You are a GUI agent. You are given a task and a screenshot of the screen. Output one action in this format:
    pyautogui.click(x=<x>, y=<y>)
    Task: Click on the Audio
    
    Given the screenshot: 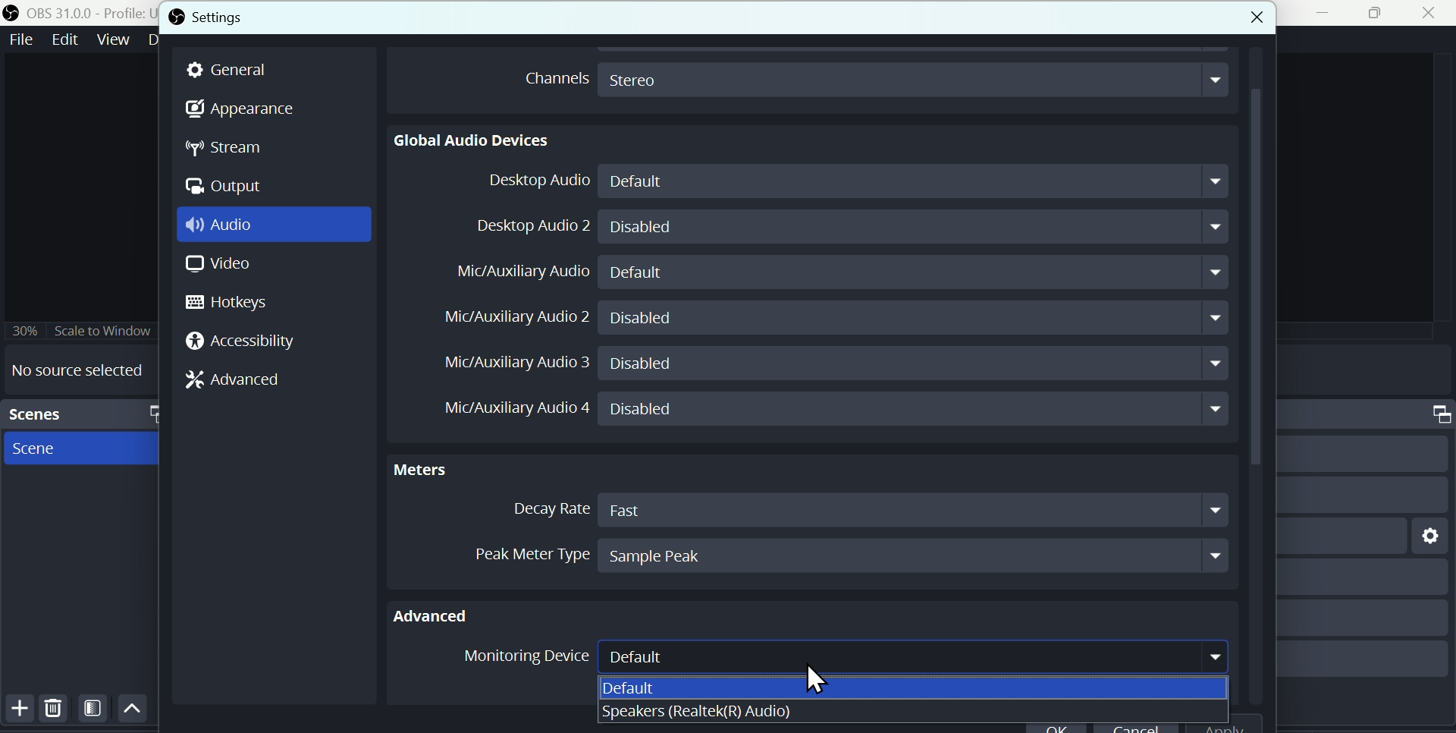 What is the action you would take?
    pyautogui.click(x=226, y=226)
    